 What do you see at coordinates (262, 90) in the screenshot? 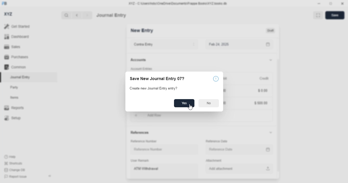
I see `$0.00` at bounding box center [262, 90].